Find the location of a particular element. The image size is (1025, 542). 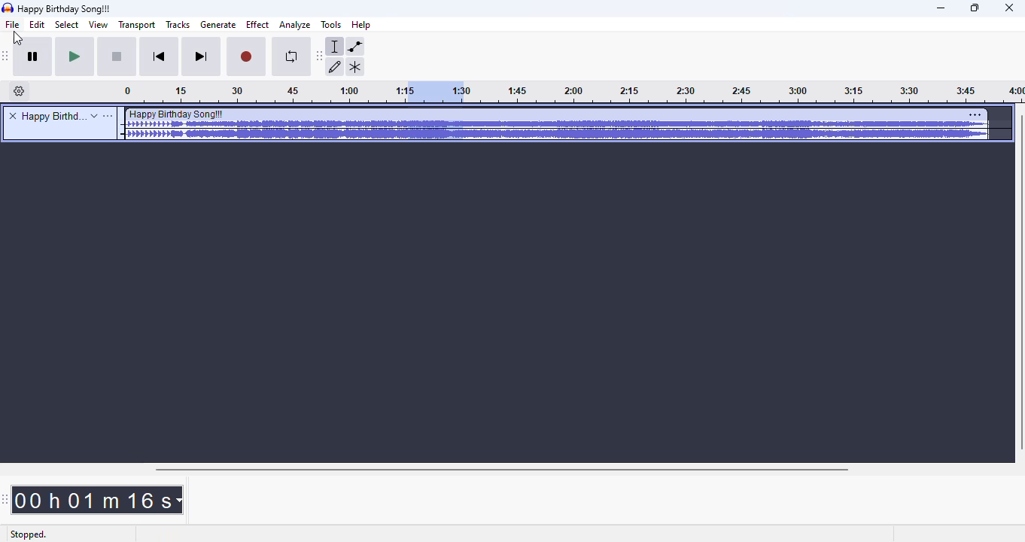

effect is located at coordinates (257, 25).